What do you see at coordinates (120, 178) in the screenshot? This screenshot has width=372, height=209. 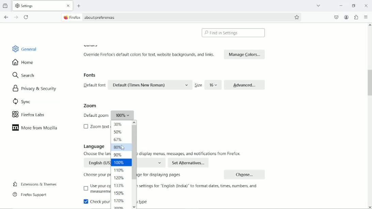 I see `120%` at bounding box center [120, 178].